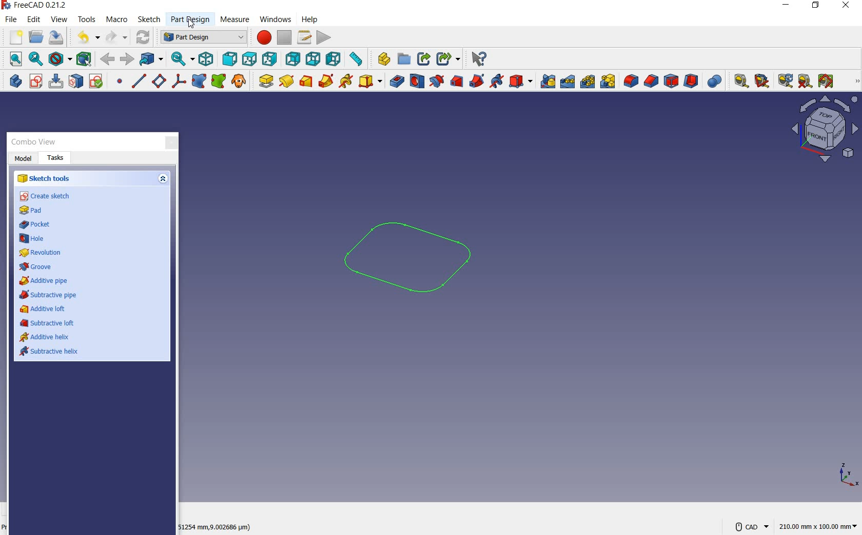  Describe the element at coordinates (651, 80) in the screenshot. I see `chamfer` at that location.